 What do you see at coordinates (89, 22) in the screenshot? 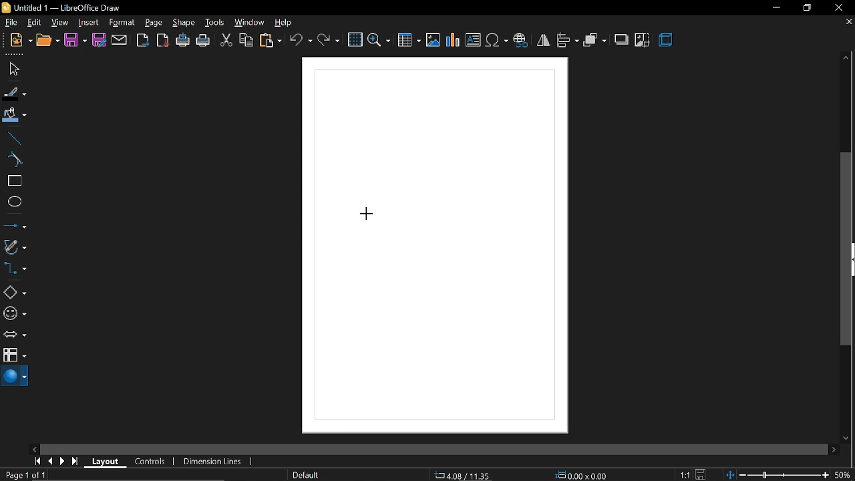
I see `insert` at bounding box center [89, 22].